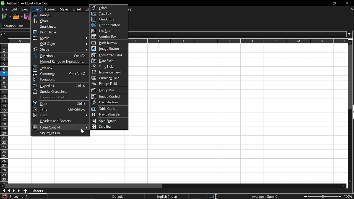 The height and width of the screenshot is (199, 354). Describe the element at coordinates (108, 96) in the screenshot. I see `Image control` at that location.